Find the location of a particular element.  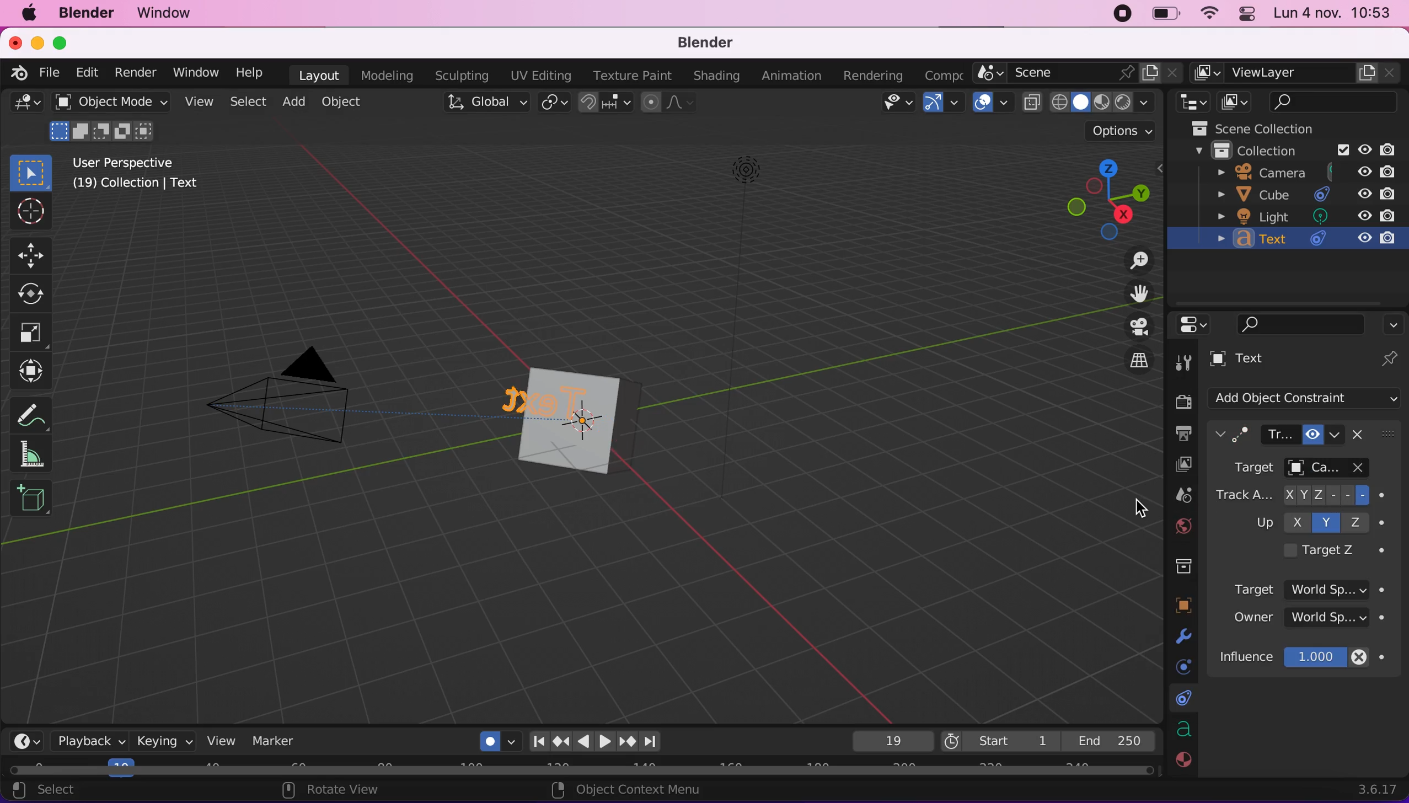

keying is located at coordinates (163, 741).